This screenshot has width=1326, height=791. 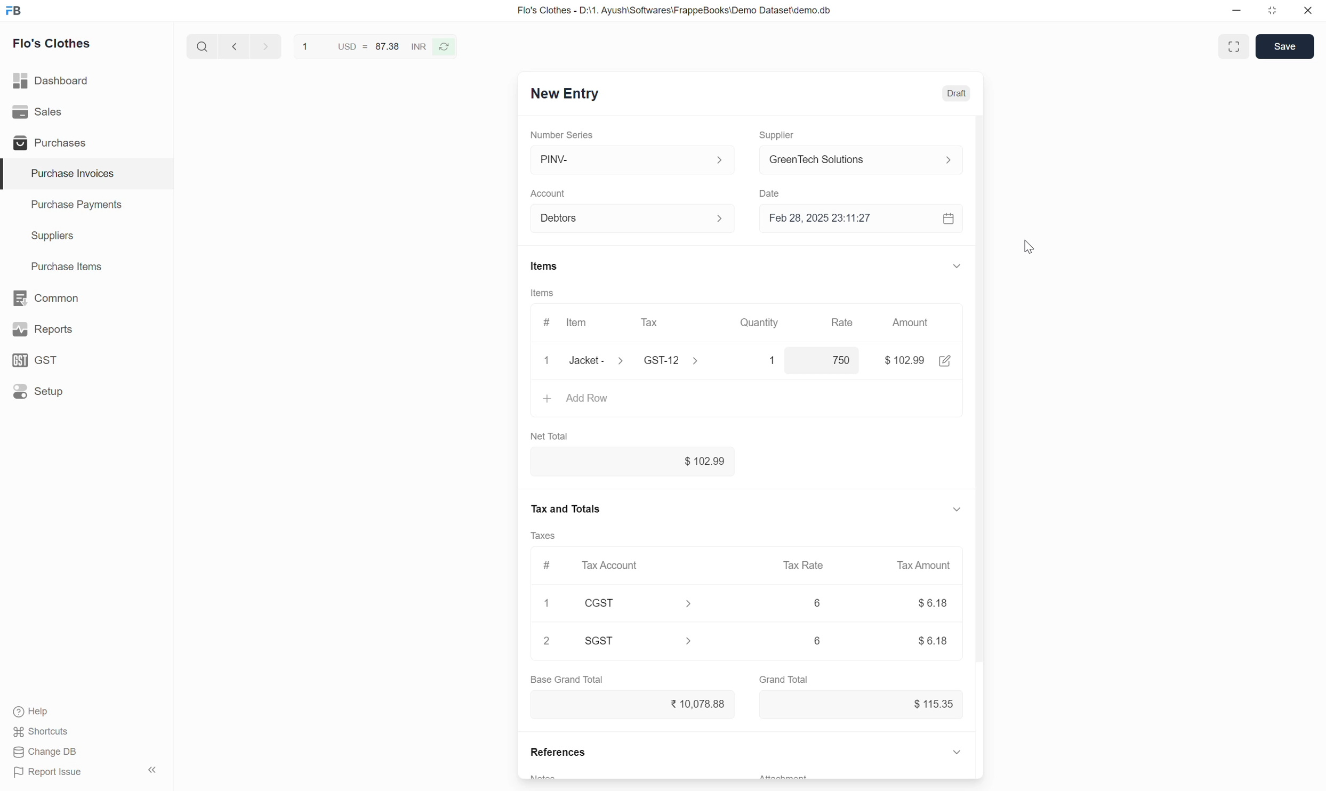 I want to click on GreenTech Solutions, so click(x=867, y=159).